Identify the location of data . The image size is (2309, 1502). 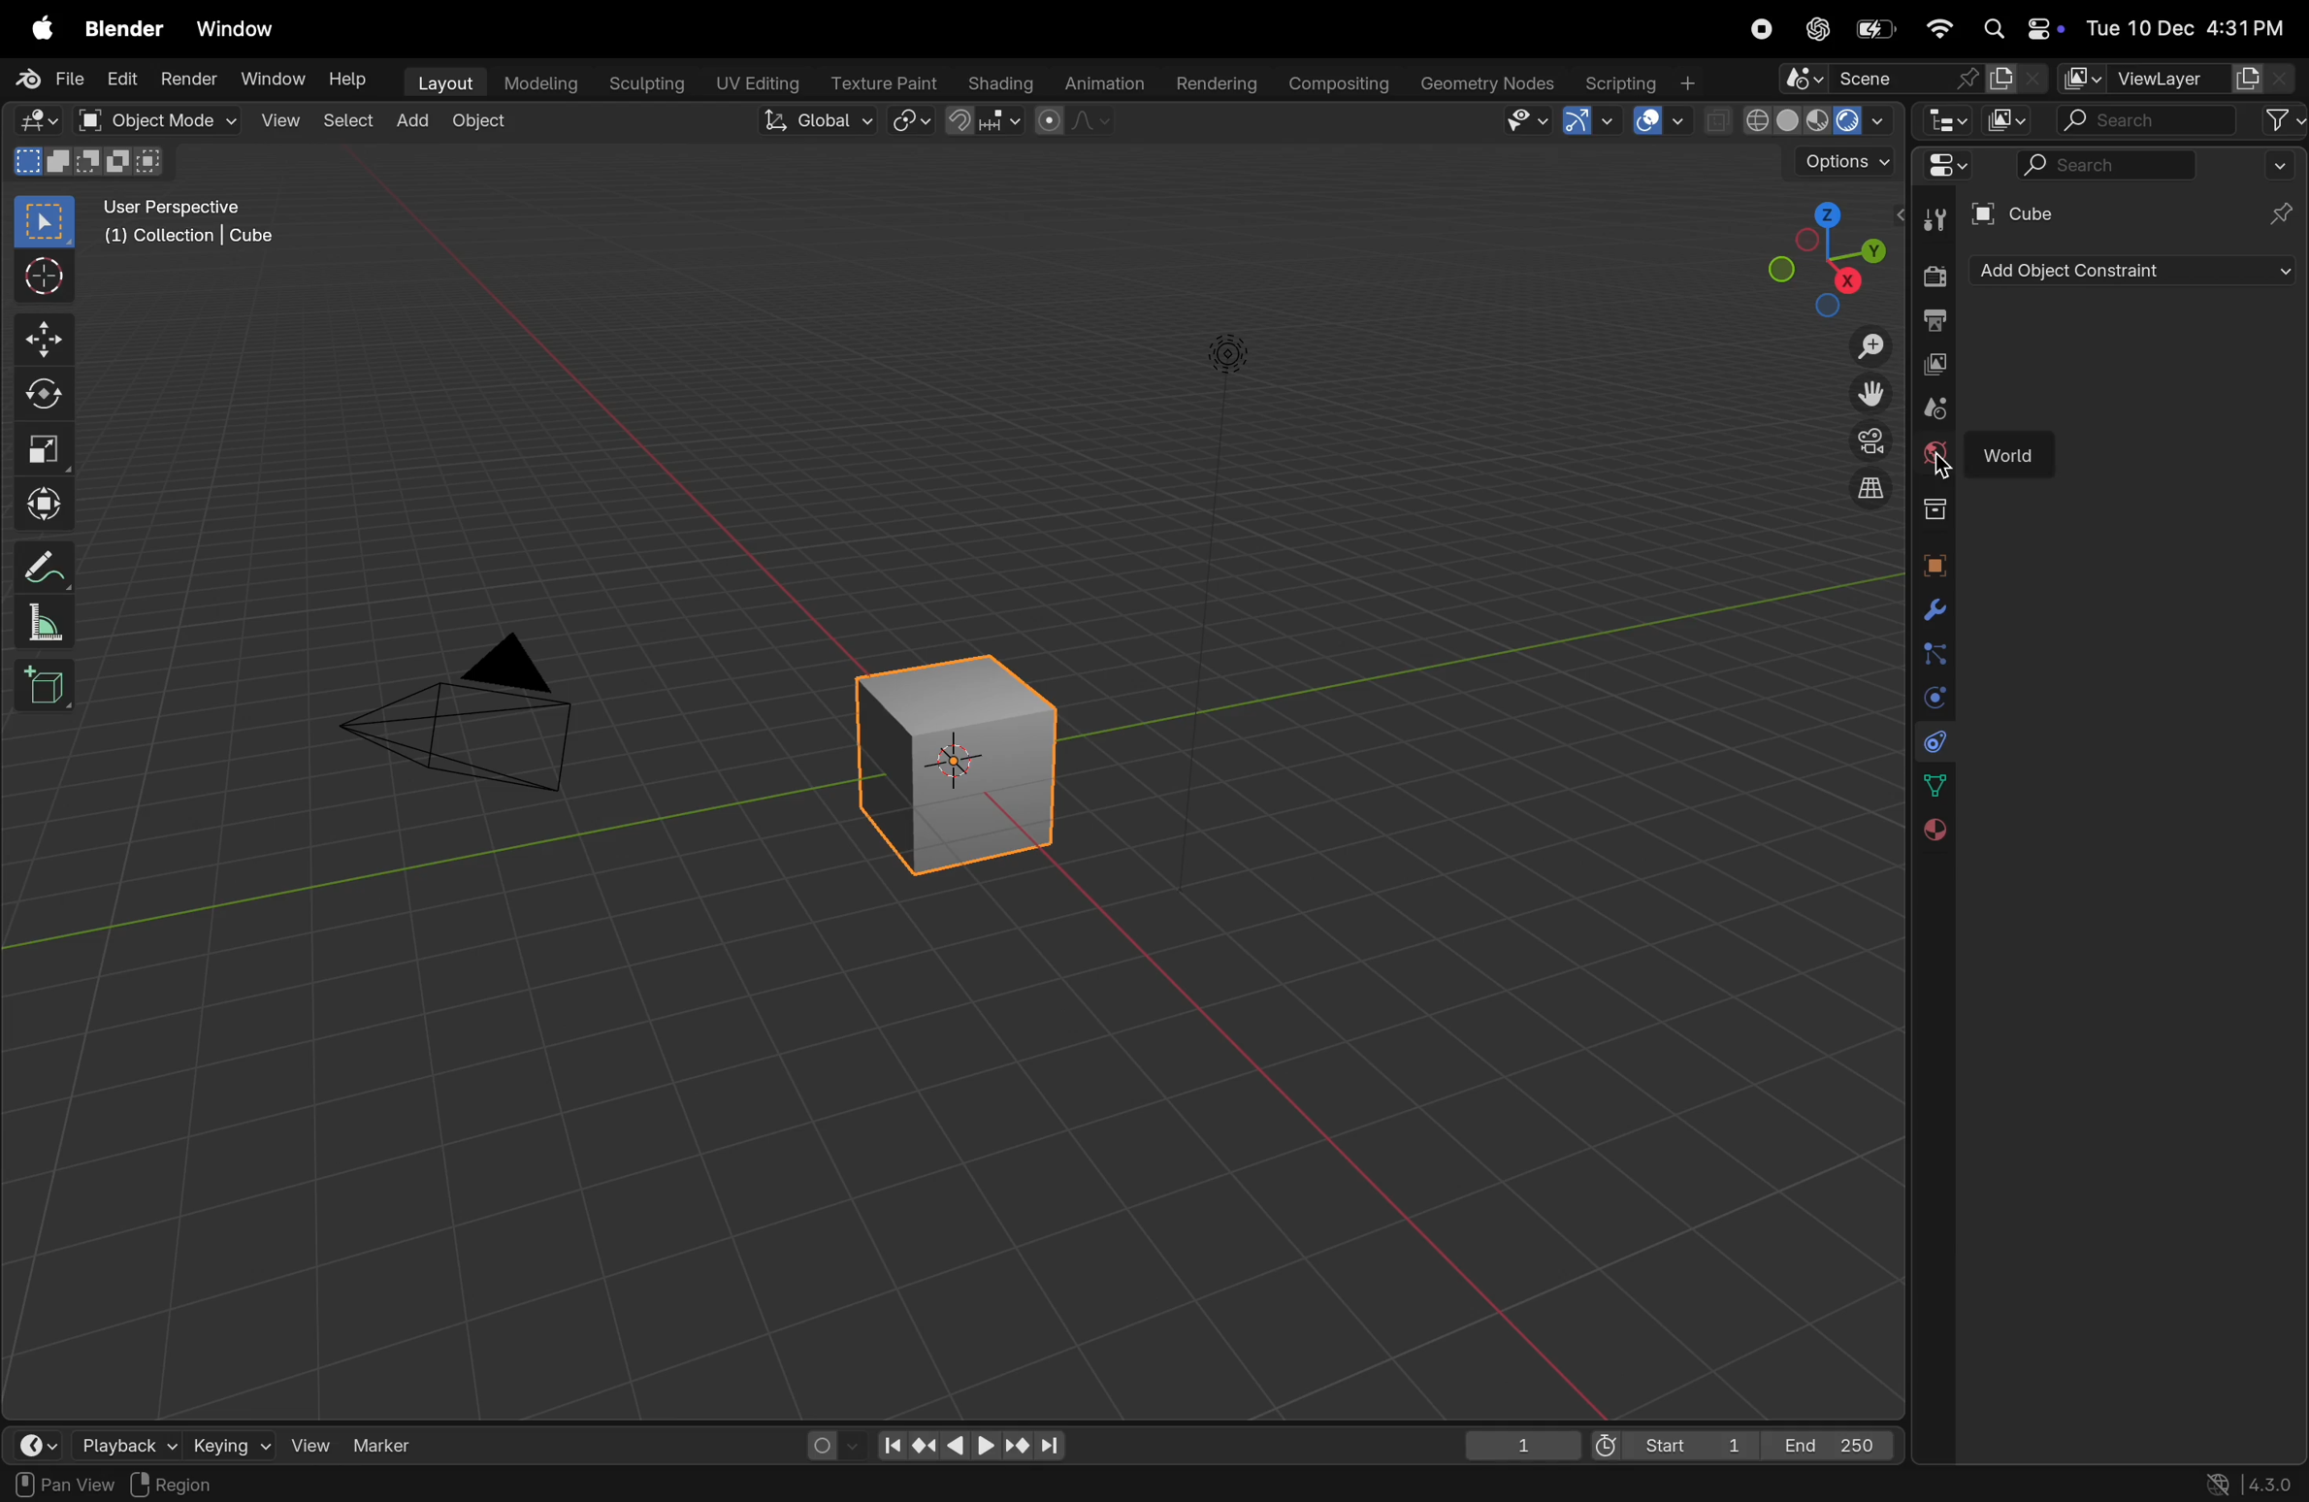
(1930, 785).